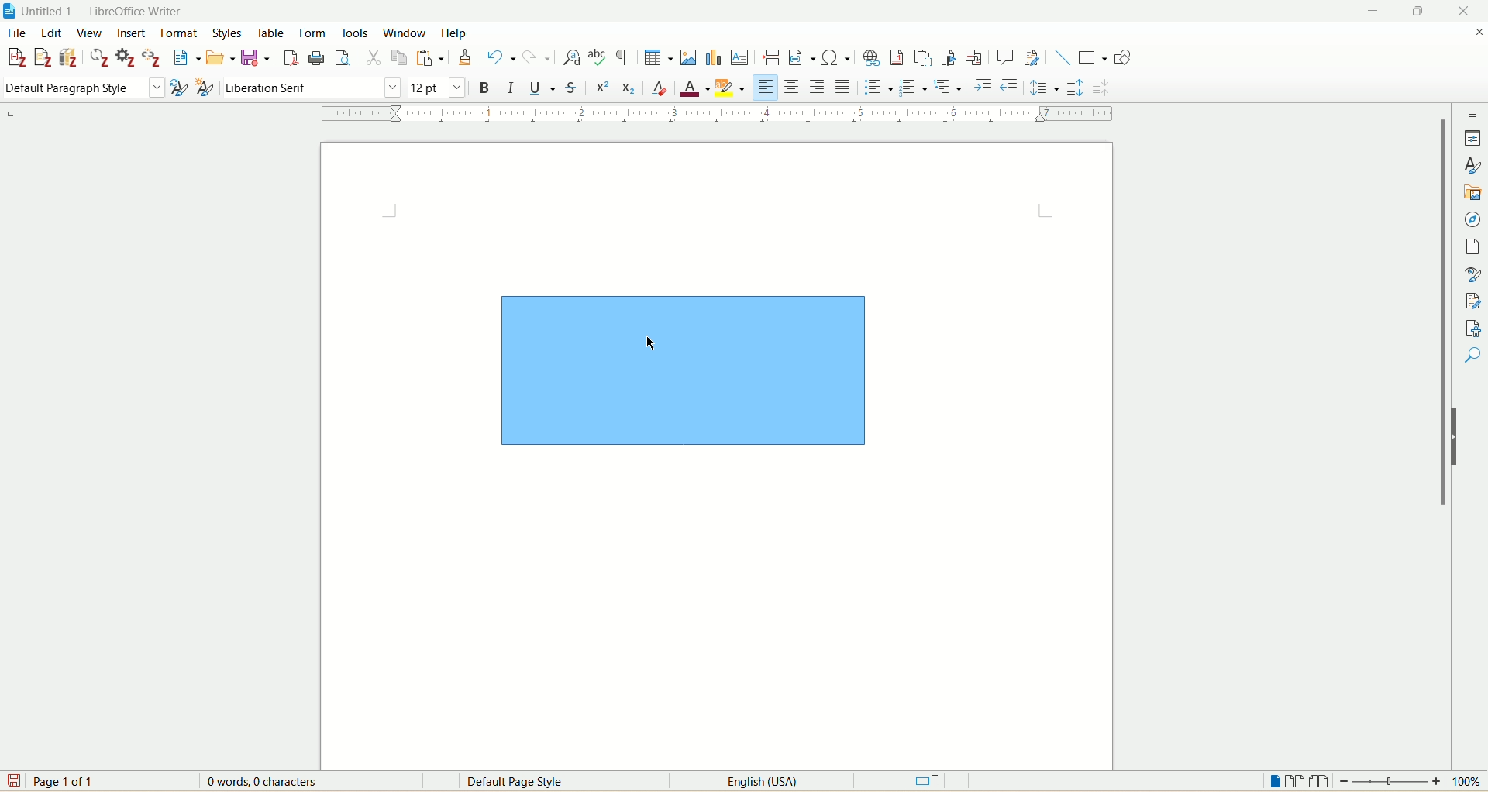  What do you see at coordinates (438, 88) in the screenshot?
I see `font size` at bounding box center [438, 88].